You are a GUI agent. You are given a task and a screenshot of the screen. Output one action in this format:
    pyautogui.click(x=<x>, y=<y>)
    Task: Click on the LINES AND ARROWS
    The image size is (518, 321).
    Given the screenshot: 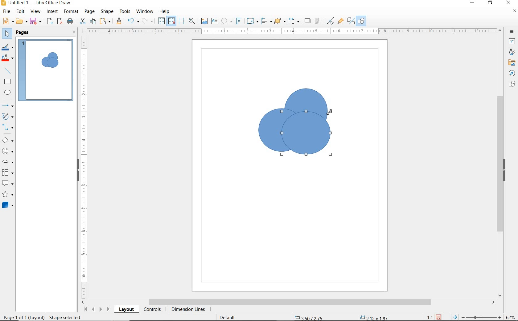 What is the action you would take?
    pyautogui.click(x=8, y=106)
    